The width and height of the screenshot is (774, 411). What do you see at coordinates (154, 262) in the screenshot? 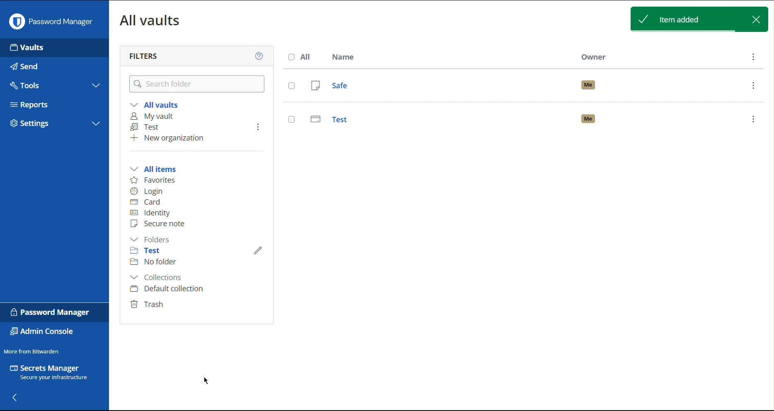
I see `No folder` at bounding box center [154, 262].